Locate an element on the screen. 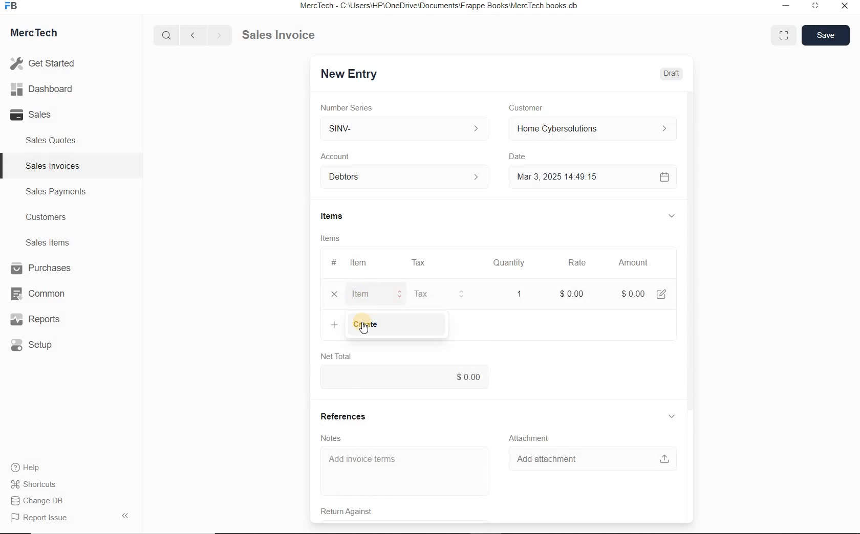 This screenshot has width=860, height=534. Quantity is located at coordinates (506, 264).